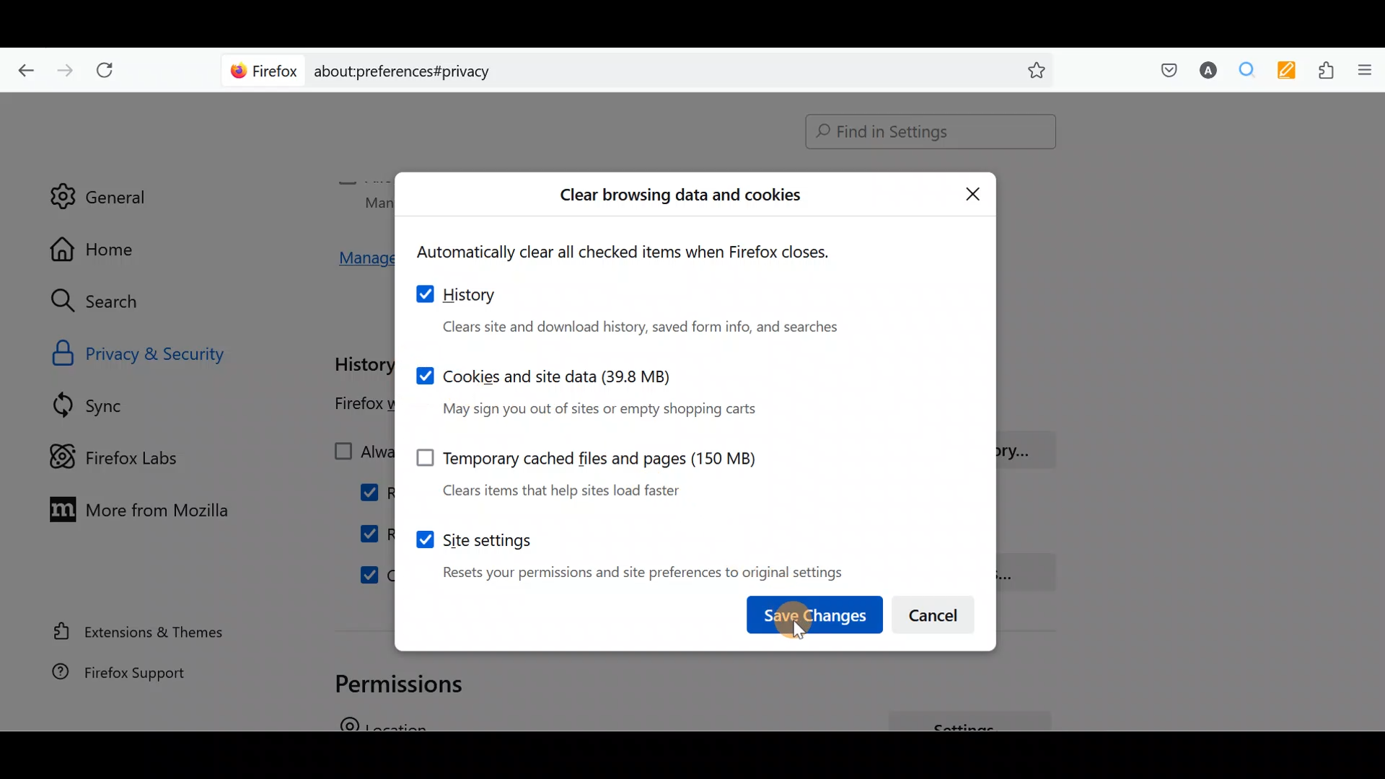 Image resolution: width=1385 pixels, height=779 pixels. What do you see at coordinates (137, 679) in the screenshot?
I see `Firefox support` at bounding box center [137, 679].